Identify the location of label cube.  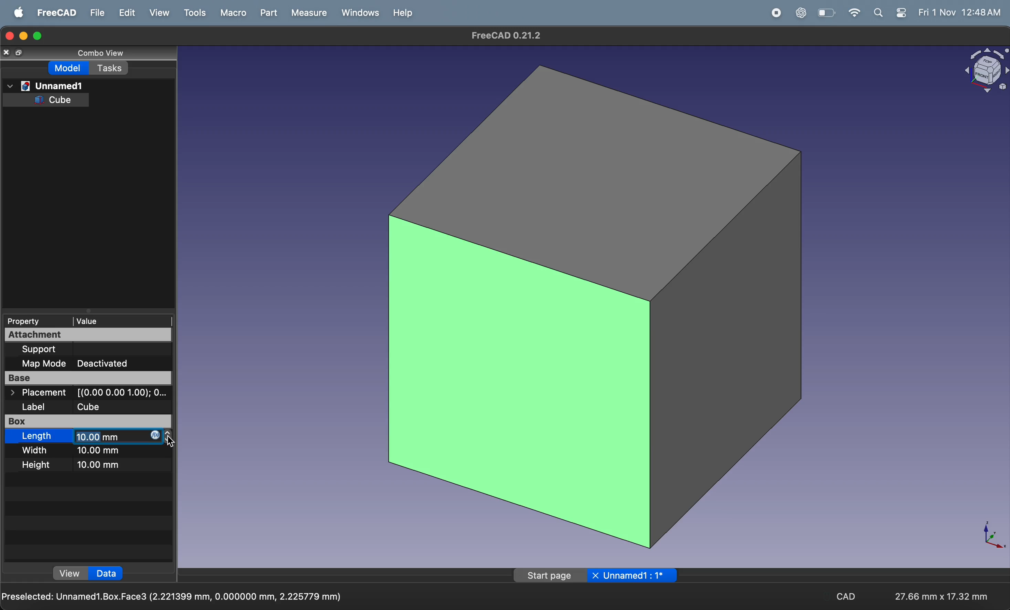
(75, 406).